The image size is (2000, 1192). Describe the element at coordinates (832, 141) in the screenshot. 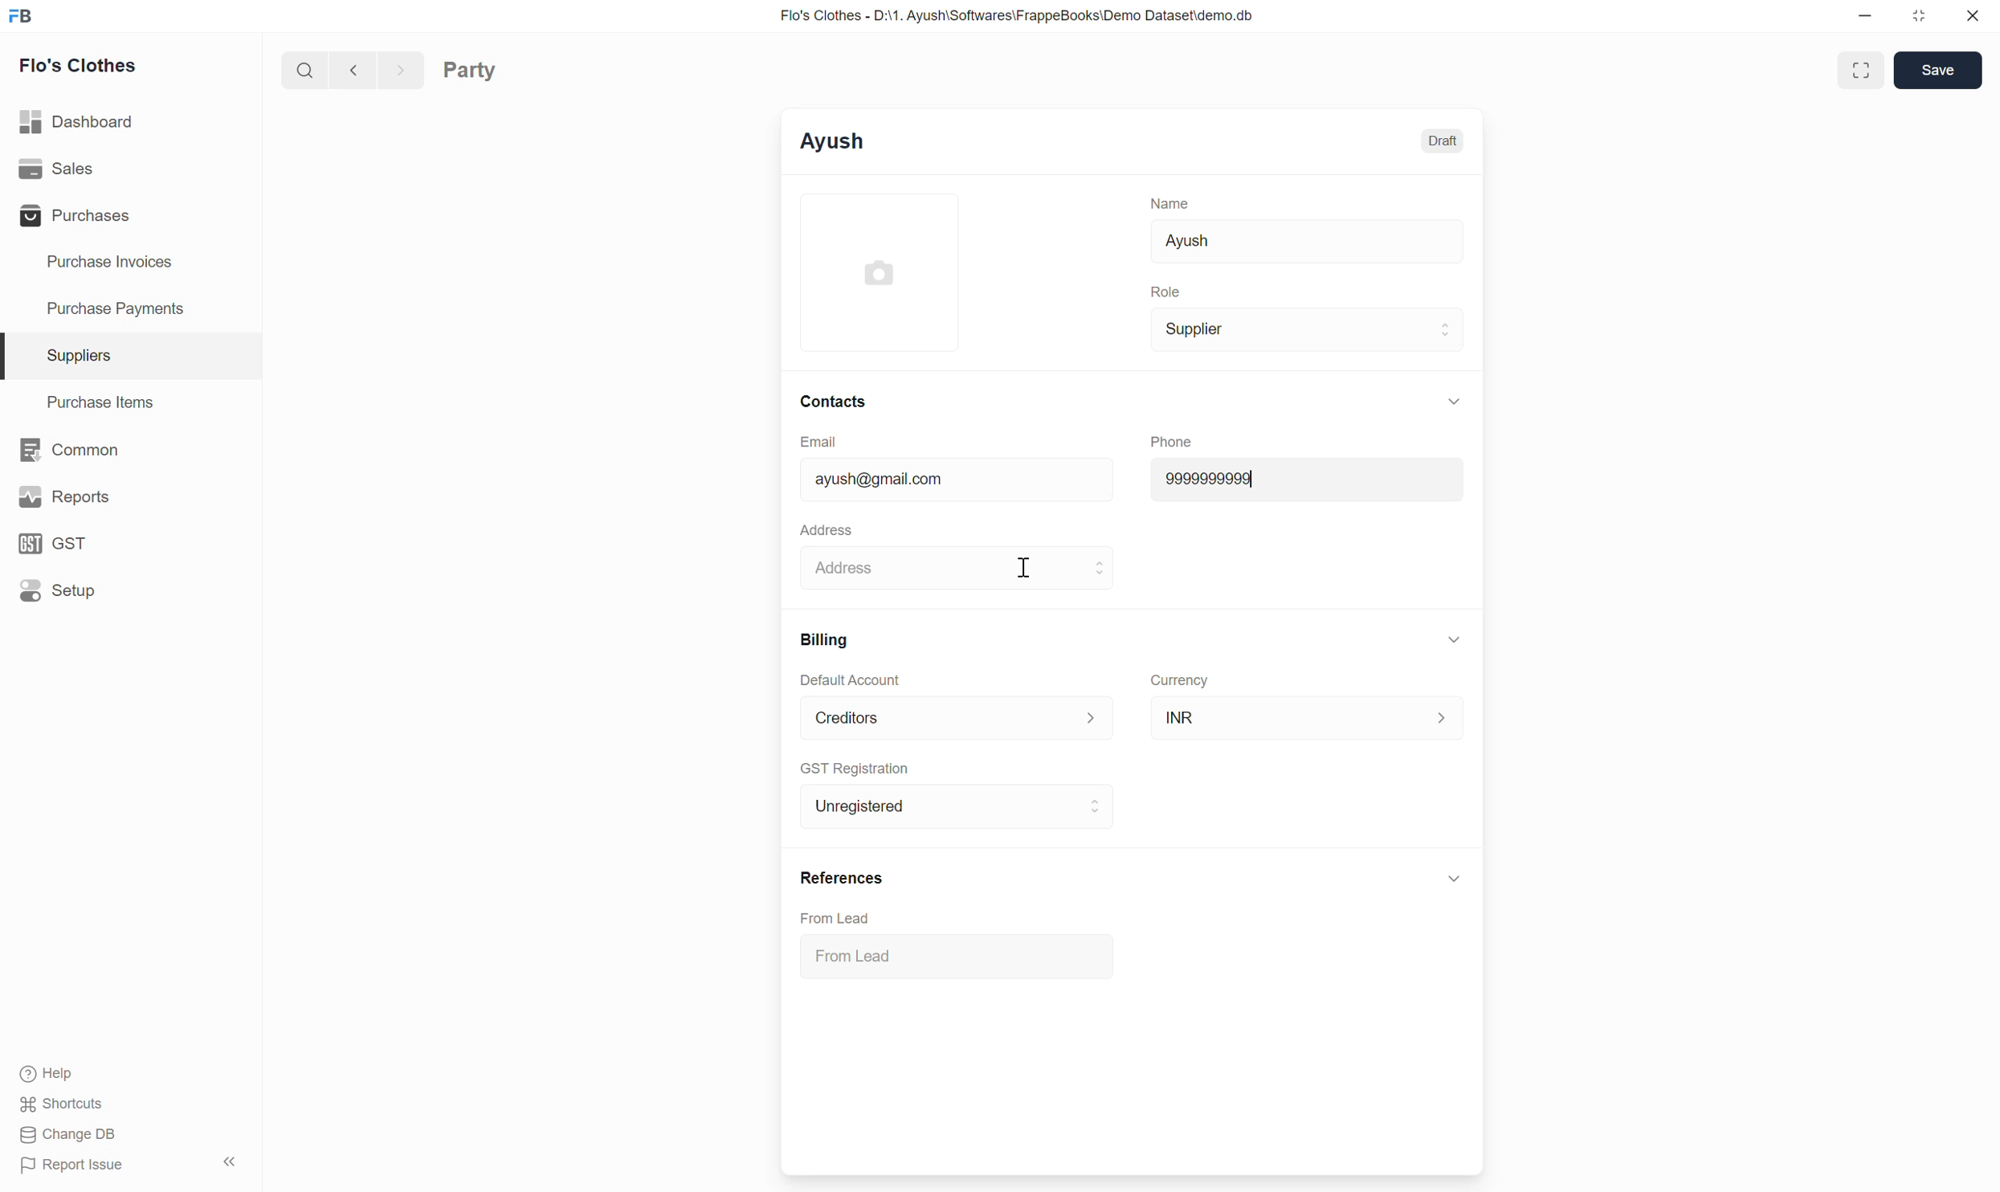

I see `Ayush` at that location.